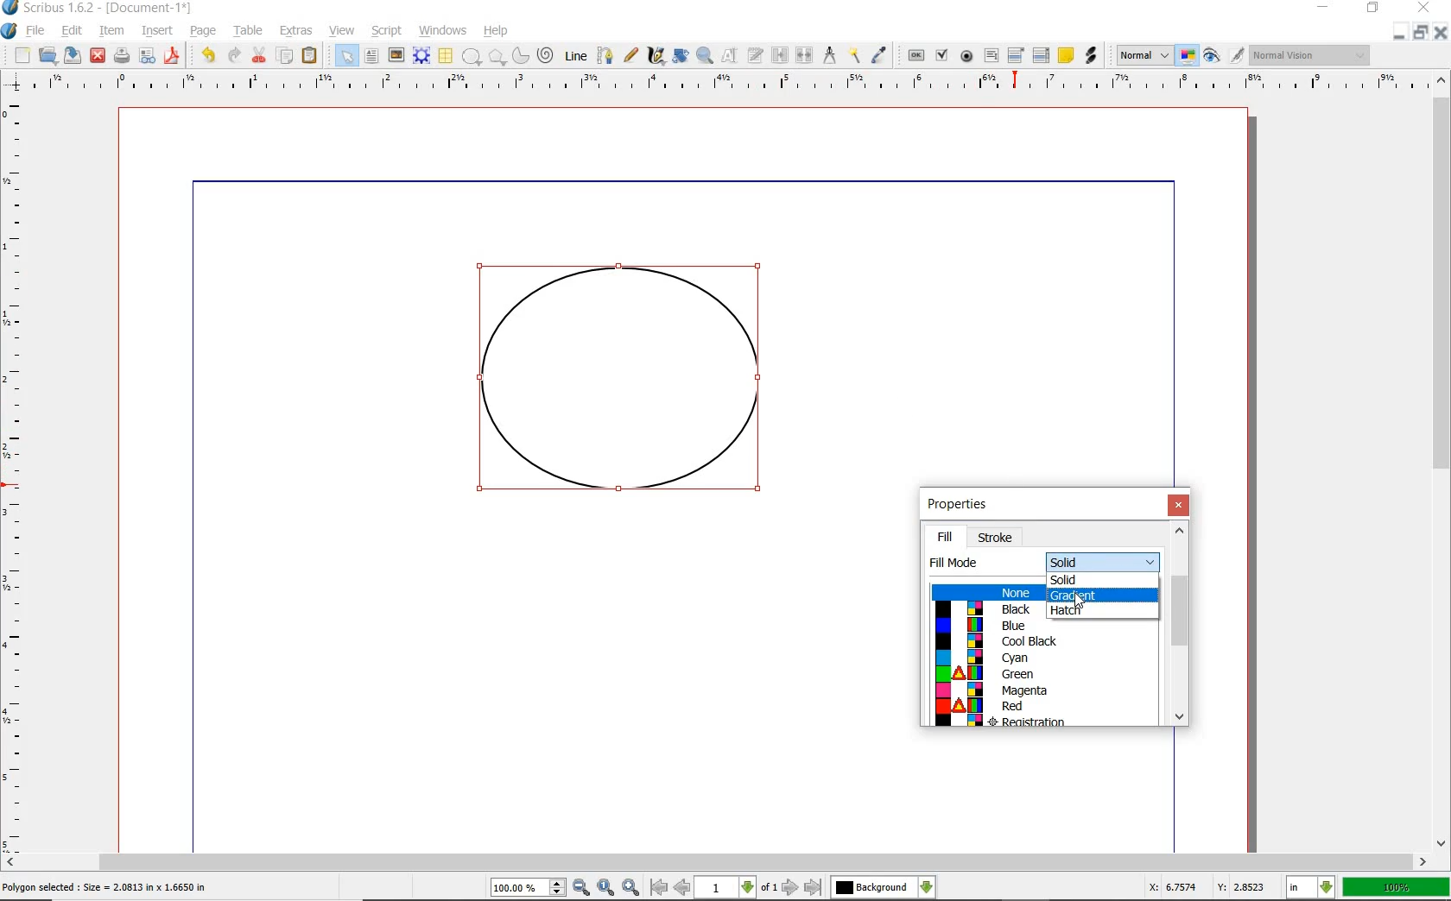 The width and height of the screenshot is (1451, 901). I want to click on VIEW, so click(342, 29).